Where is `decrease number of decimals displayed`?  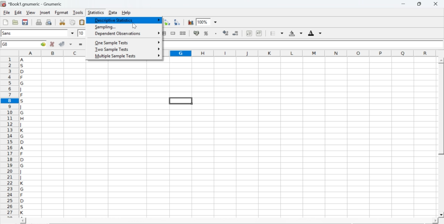
decrease number of decimals displayed is located at coordinates (225, 33).